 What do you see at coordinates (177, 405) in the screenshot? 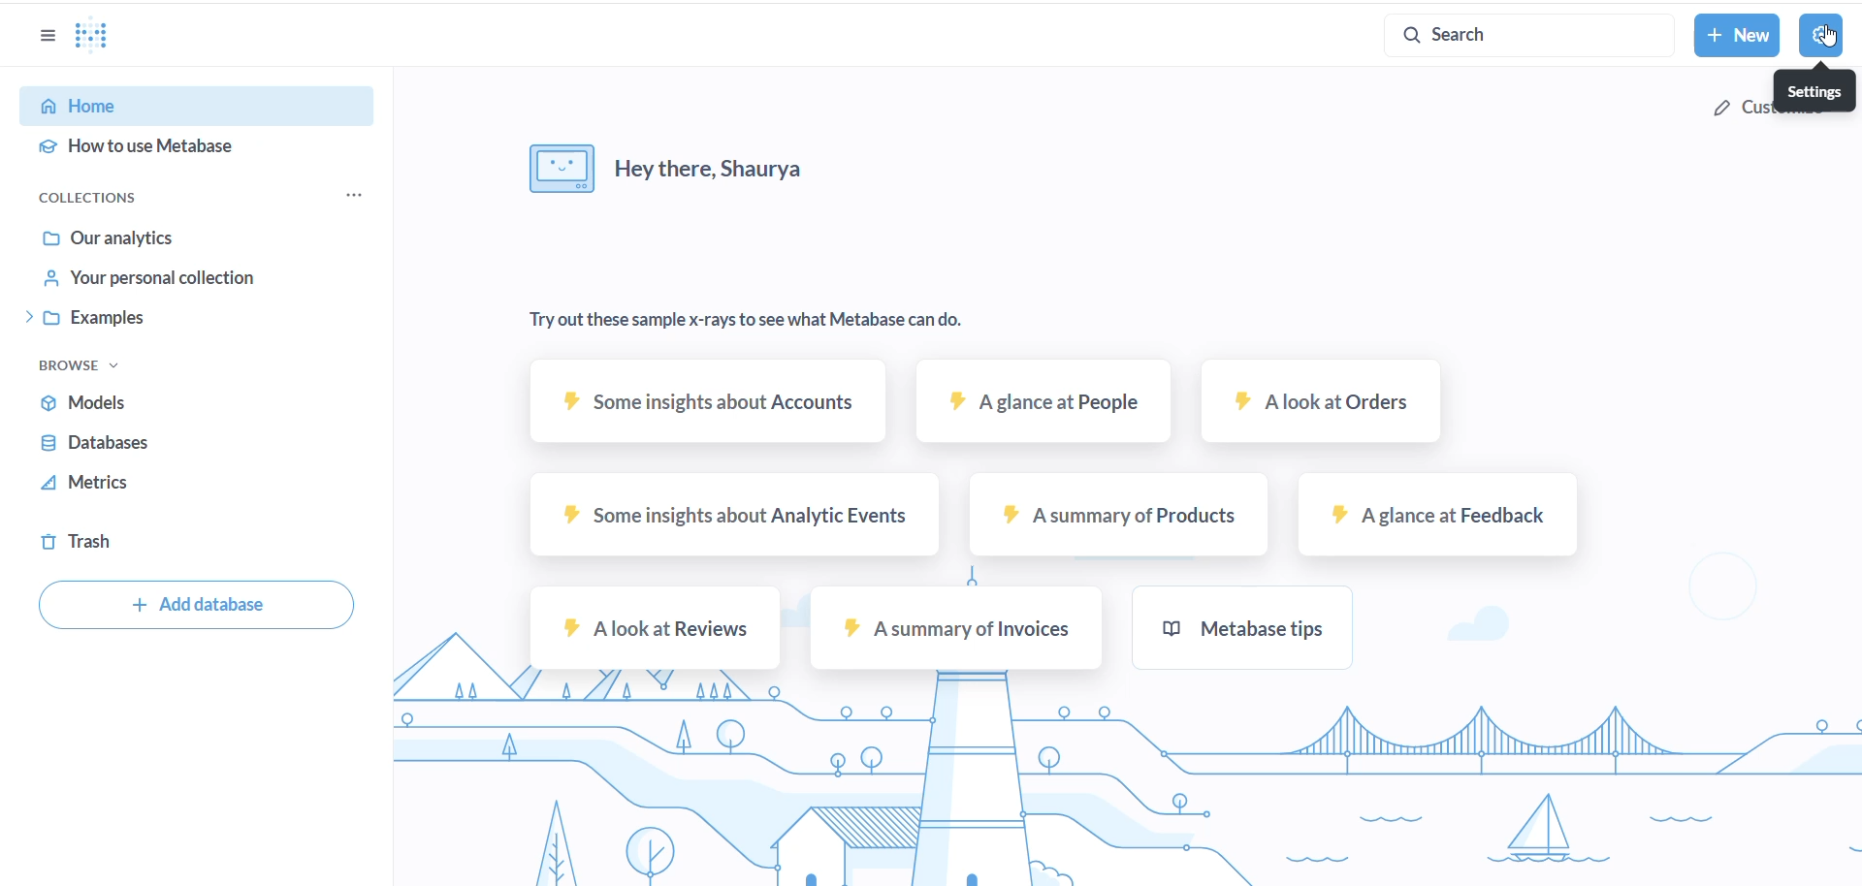
I see `models` at bounding box center [177, 405].